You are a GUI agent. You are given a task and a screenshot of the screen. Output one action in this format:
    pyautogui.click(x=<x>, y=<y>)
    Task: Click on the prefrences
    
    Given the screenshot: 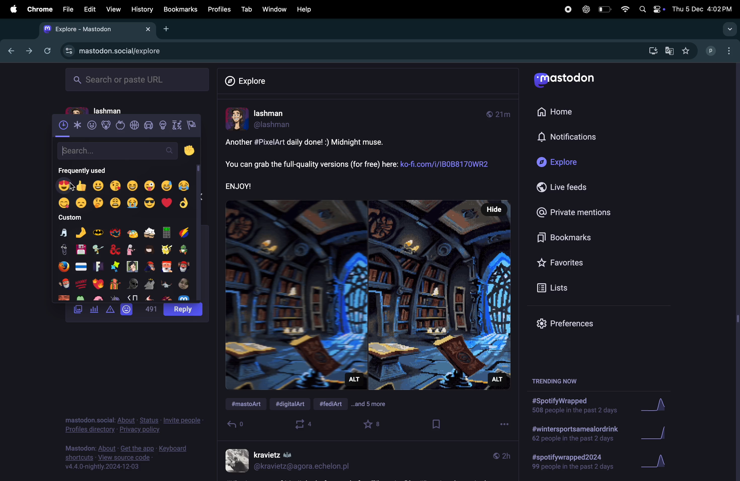 What is the action you would take?
    pyautogui.click(x=572, y=323)
    